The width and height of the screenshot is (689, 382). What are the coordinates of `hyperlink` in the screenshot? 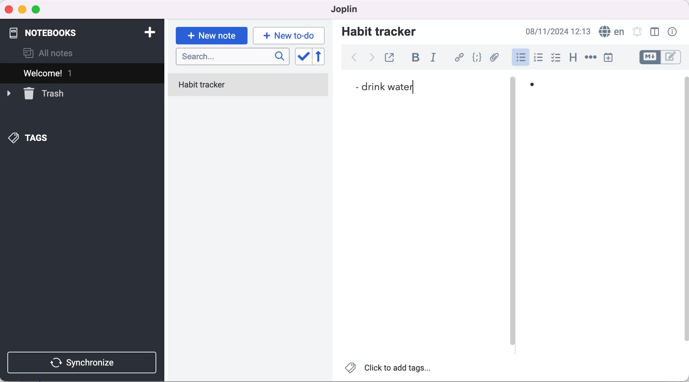 It's located at (460, 57).